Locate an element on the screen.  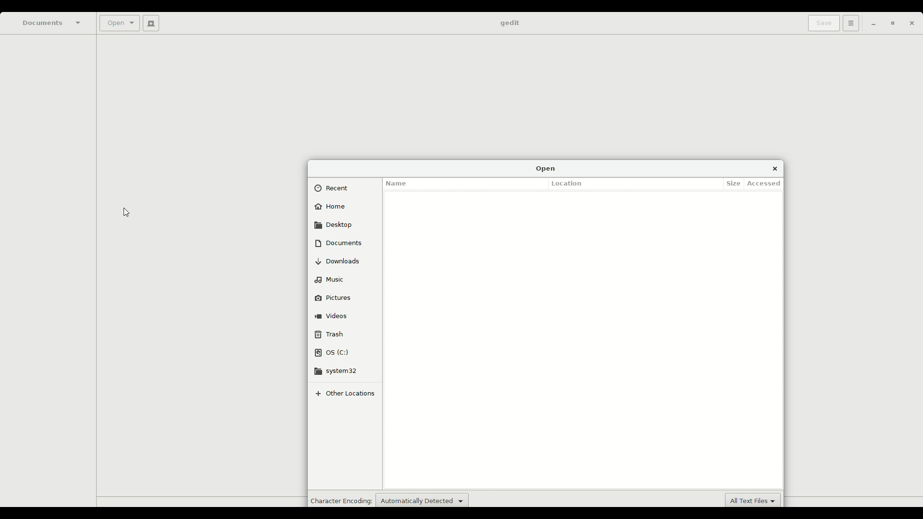
Location is located at coordinates (574, 183).